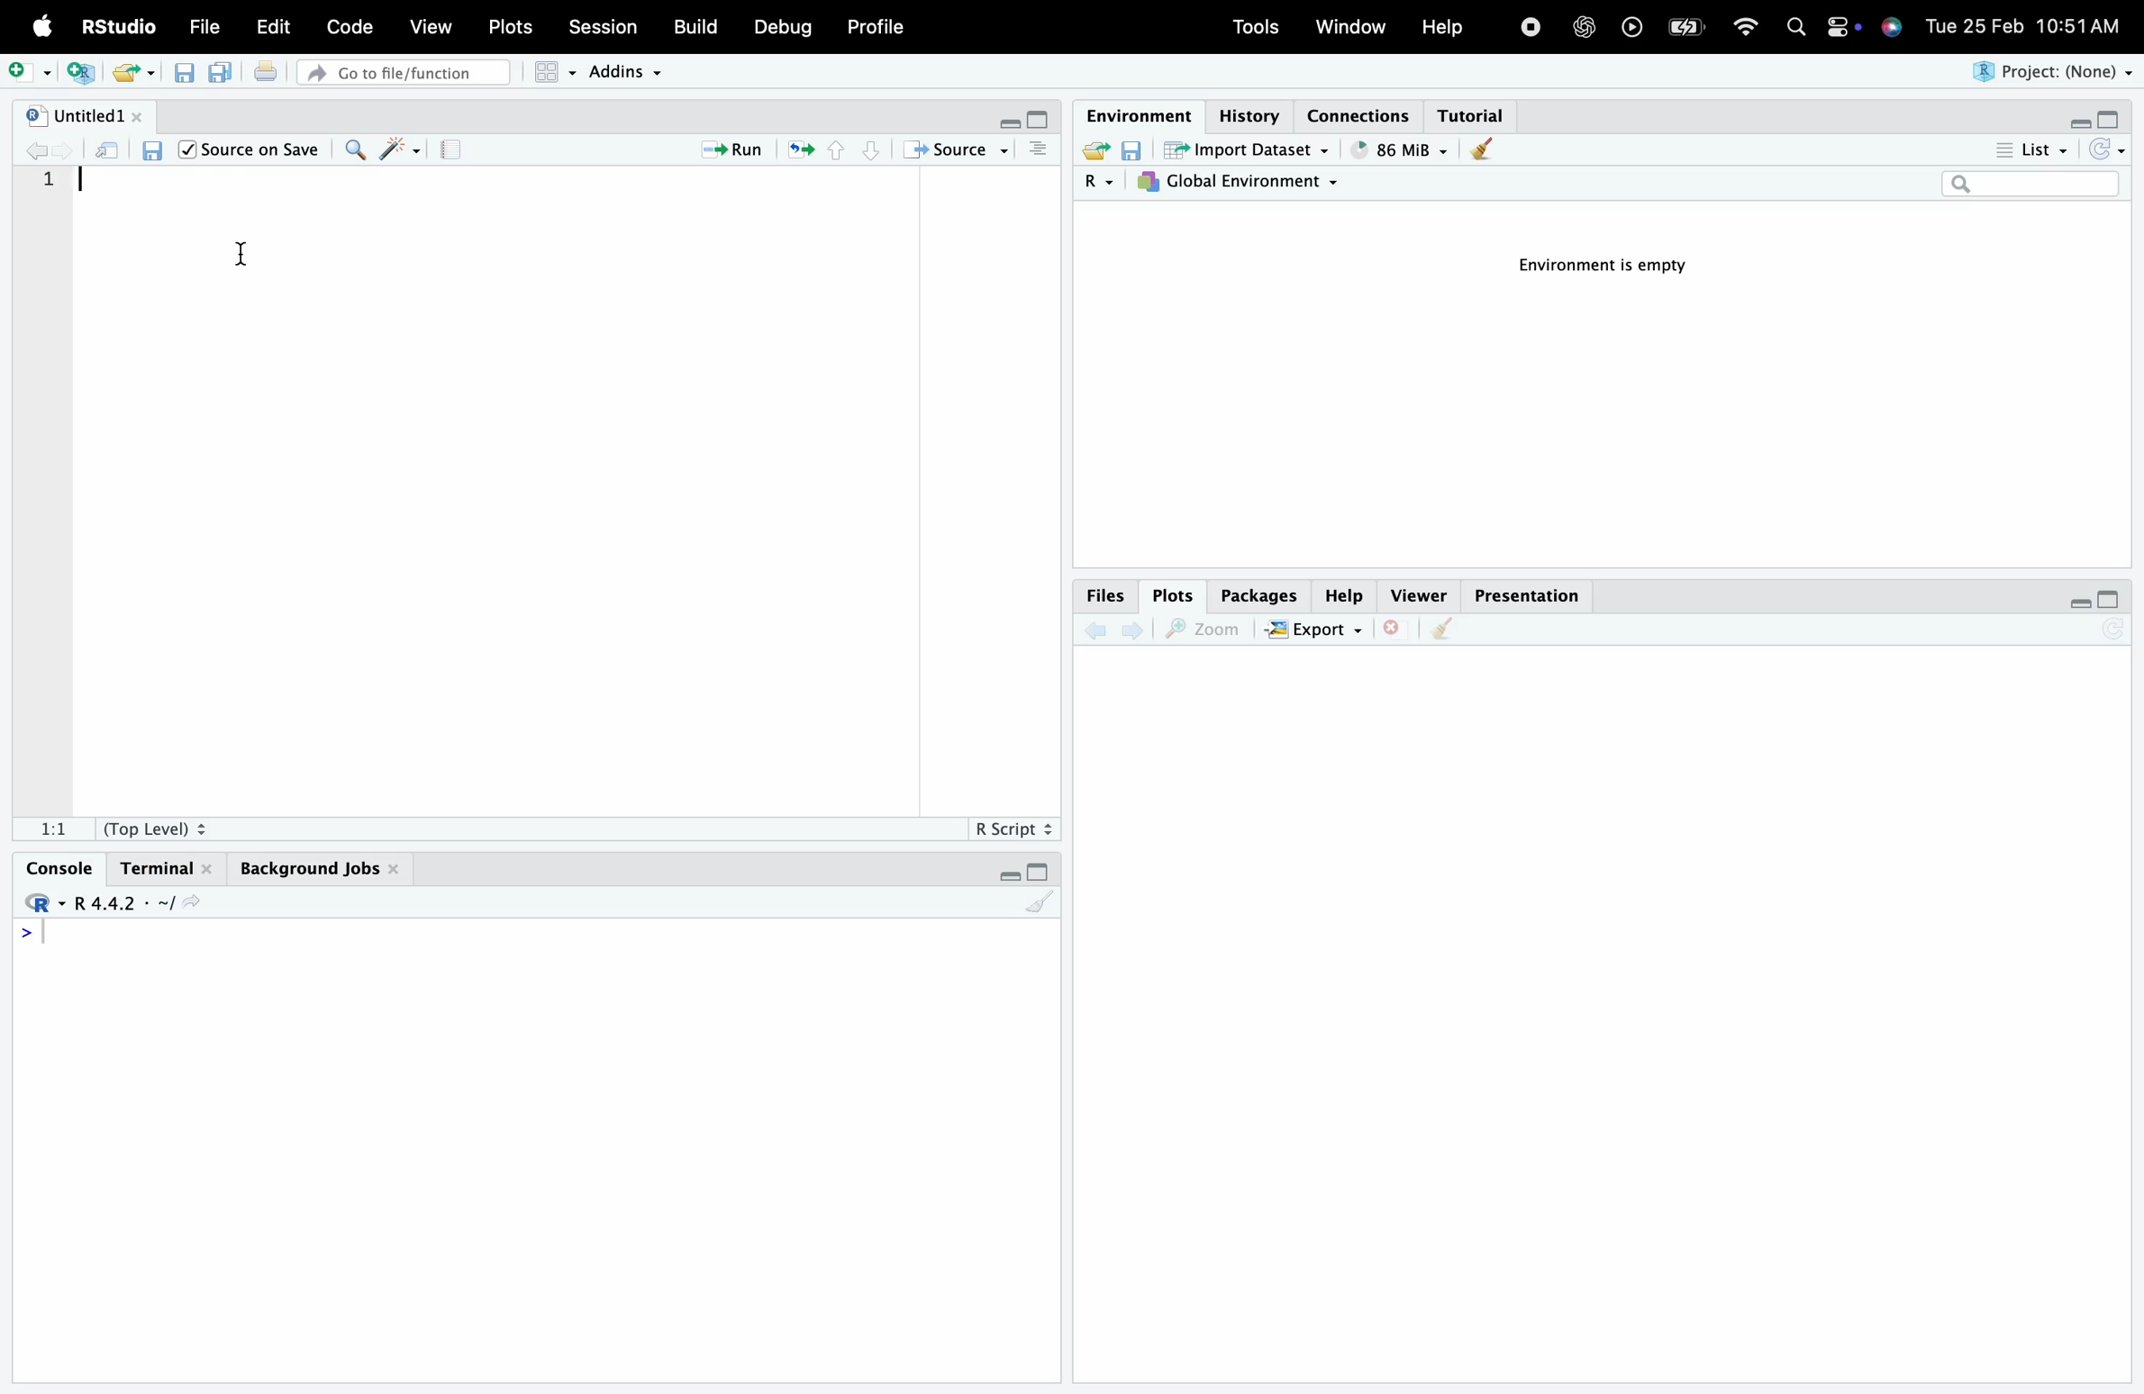 The width and height of the screenshot is (2144, 1394). What do you see at coordinates (609, 26) in the screenshot?
I see `Session` at bounding box center [609, 26].